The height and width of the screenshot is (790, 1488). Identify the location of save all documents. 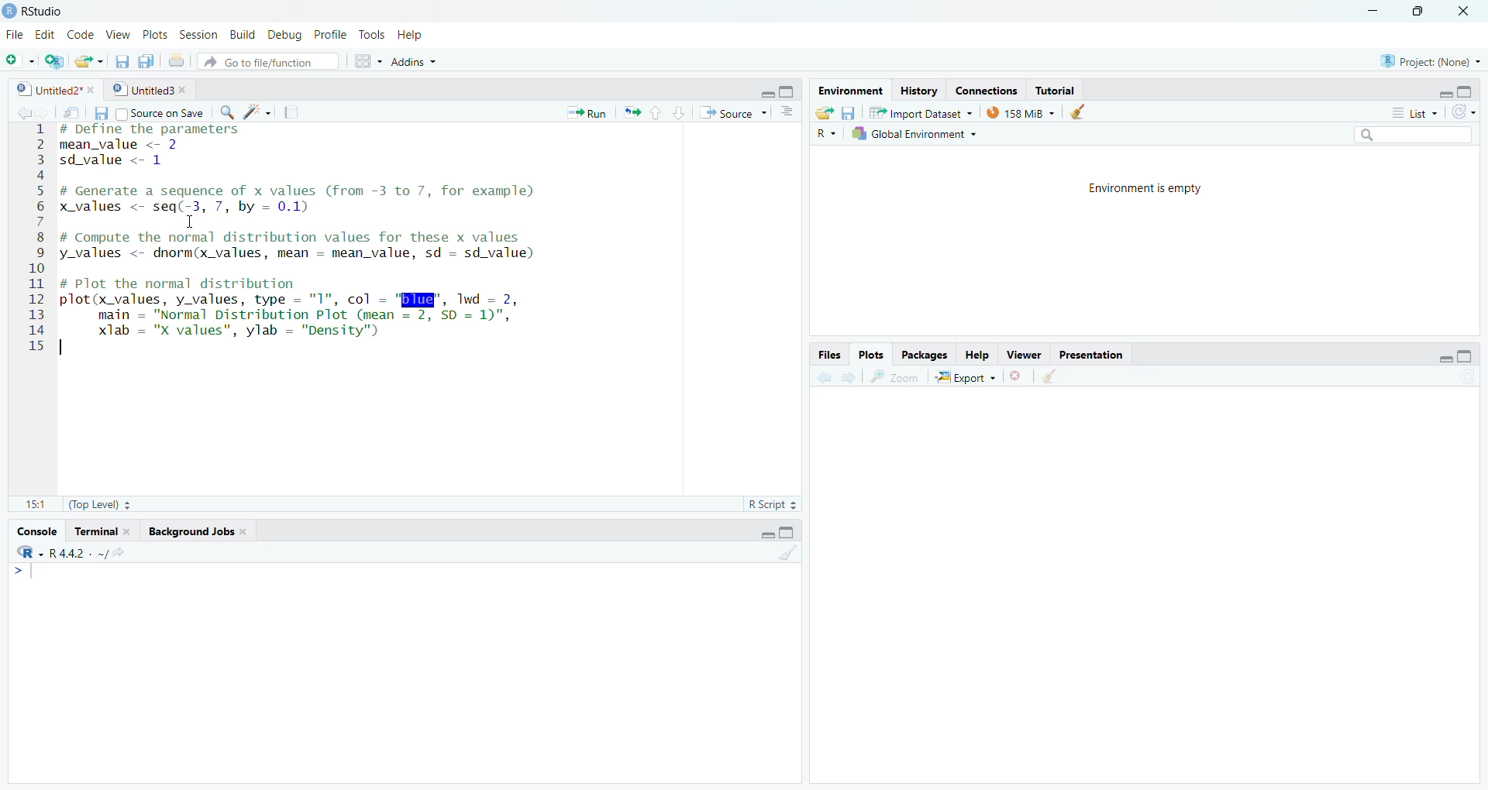
(143, 60).